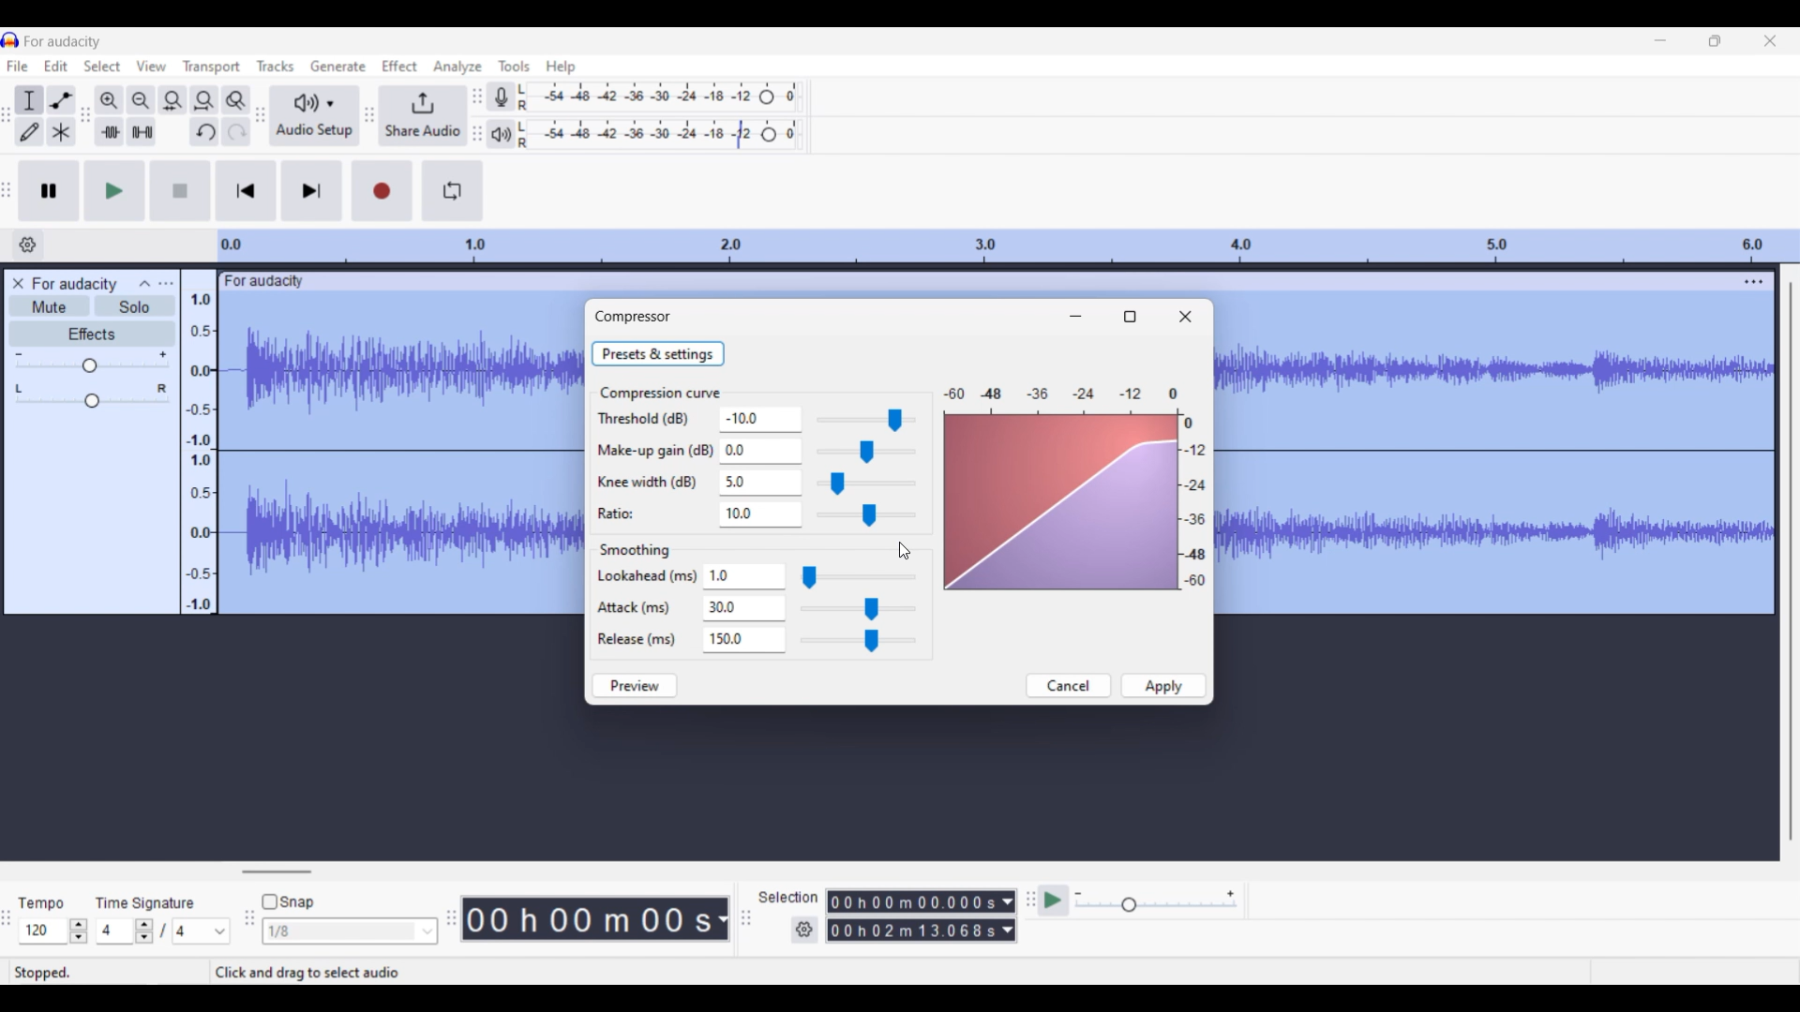  Describe the element at coordinates (236, 131) in the screenshot. I see `Redo` at that location.